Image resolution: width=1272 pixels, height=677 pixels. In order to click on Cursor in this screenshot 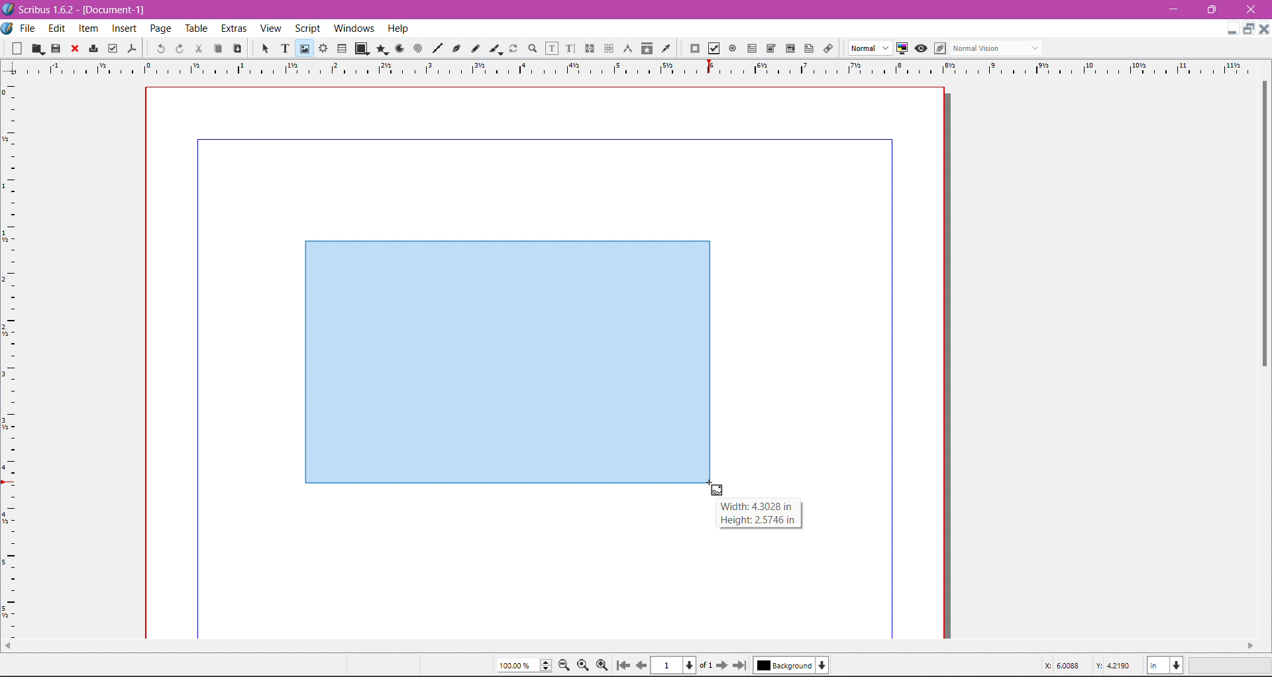, I will do `click(718, 493)`.